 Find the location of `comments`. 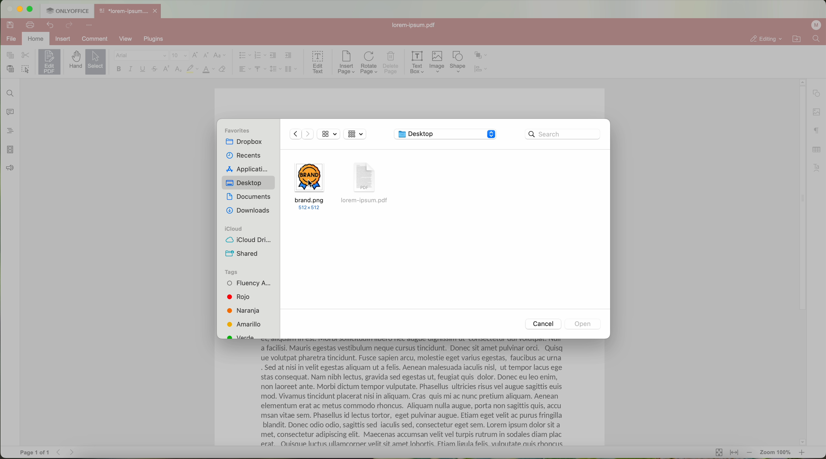

comments is located at coordinates (9, 111).